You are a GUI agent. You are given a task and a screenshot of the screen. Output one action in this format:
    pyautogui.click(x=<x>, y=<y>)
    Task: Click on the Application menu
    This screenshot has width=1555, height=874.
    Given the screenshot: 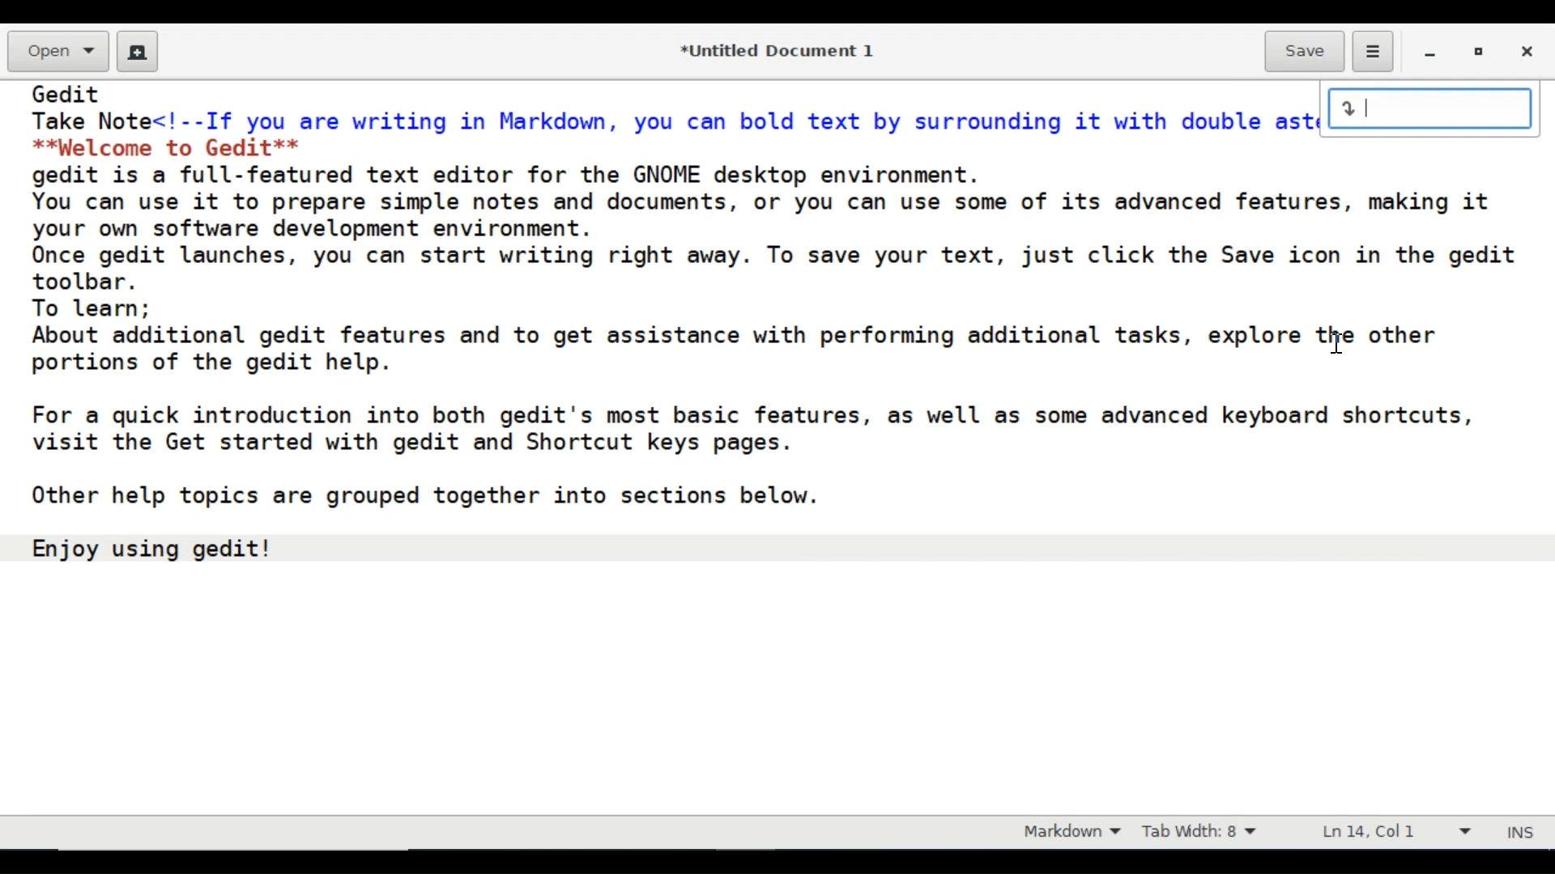 What is the action you would take?
    pyautogui.click(x=1372, y=53)
    